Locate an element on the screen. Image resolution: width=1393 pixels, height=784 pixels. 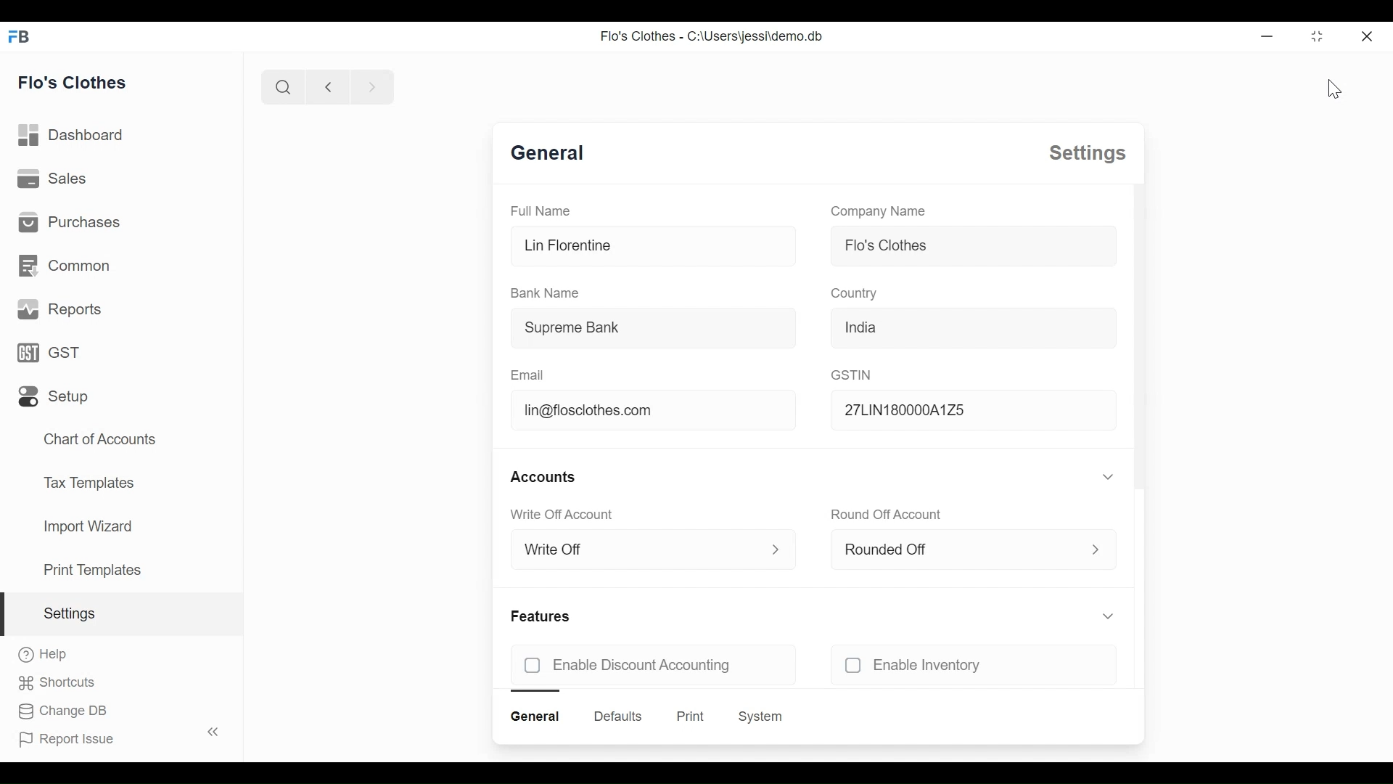
toggle sidebar is located at coordinates (215, 732).